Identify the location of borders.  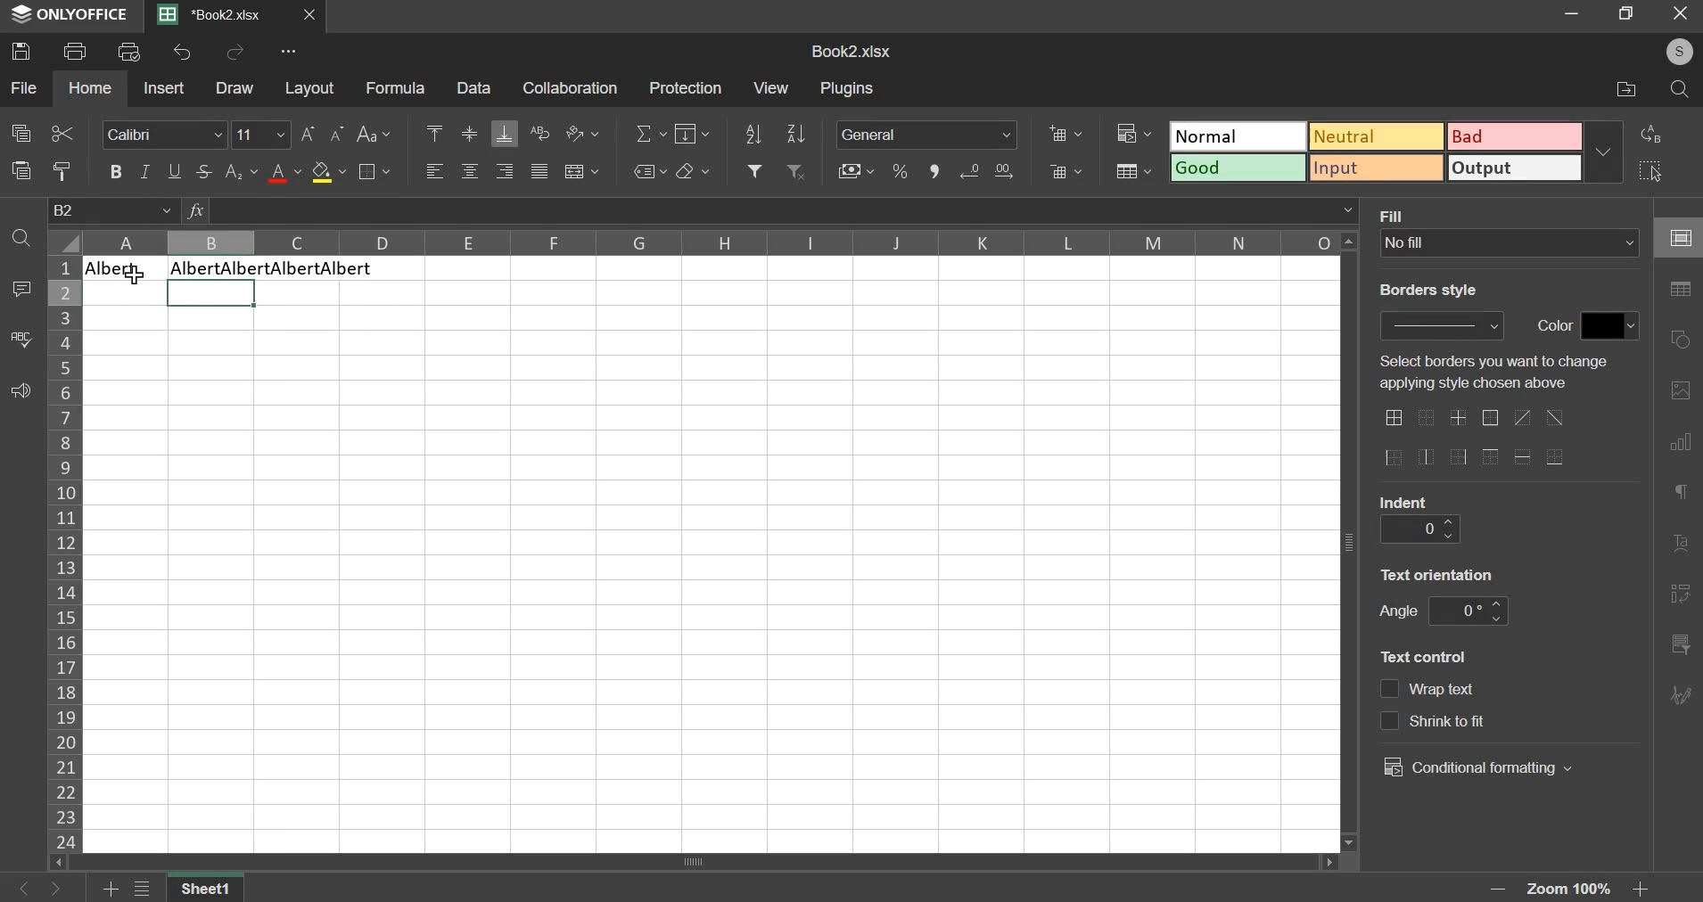
(372, 171).